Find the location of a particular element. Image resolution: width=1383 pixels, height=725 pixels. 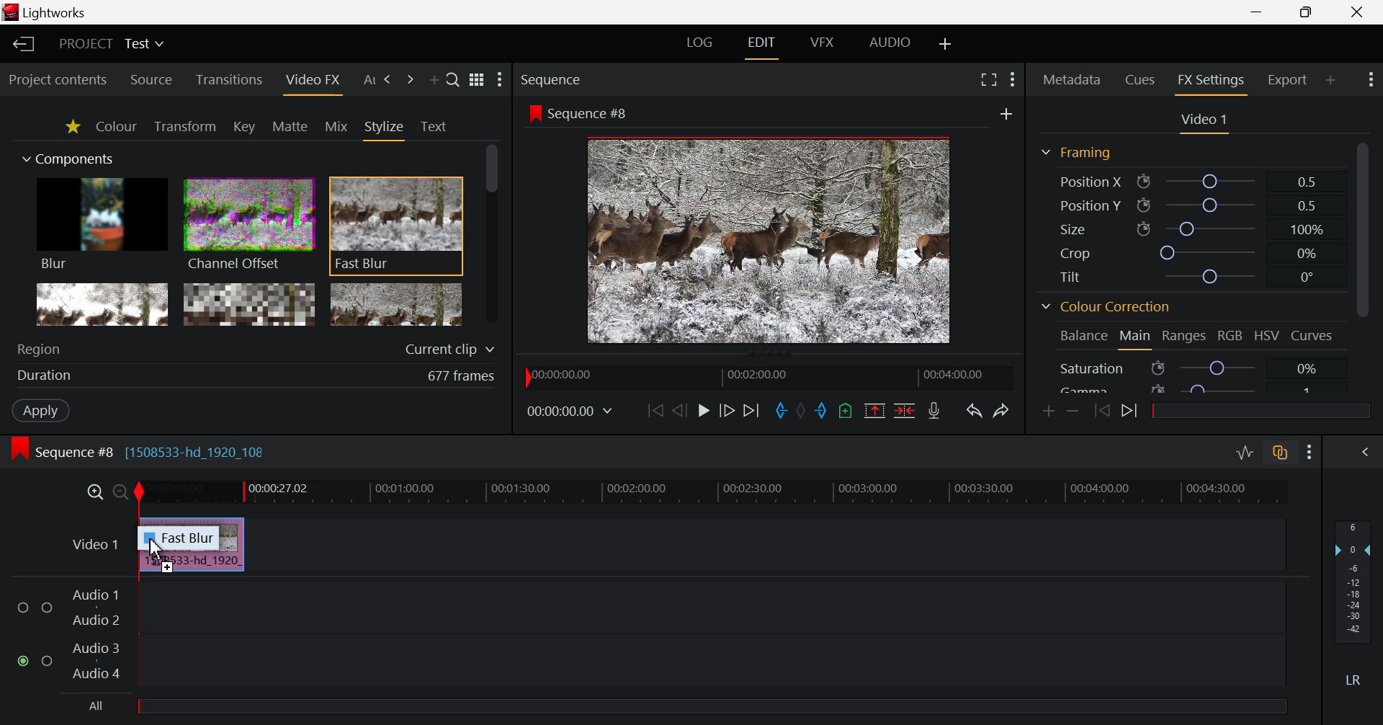

Project Timeline is located at coordinates (712, 491).